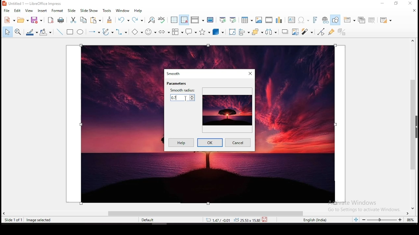  I want to click on insert image, so click(259, 20).